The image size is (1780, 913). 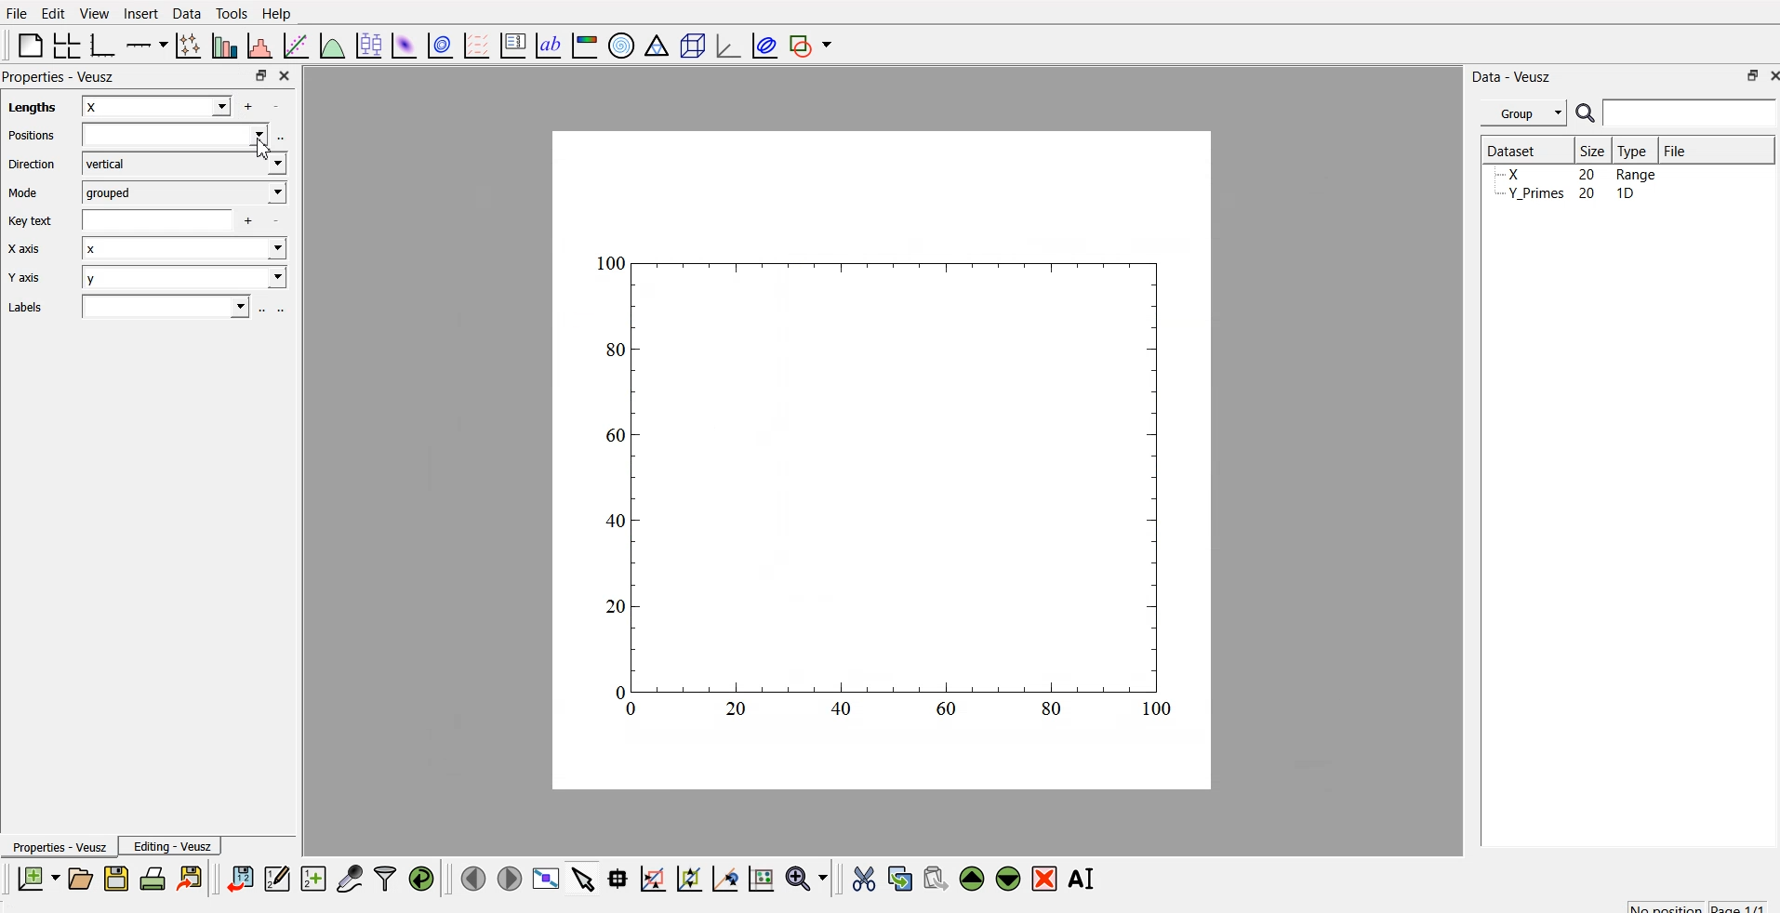 I want to click on text label, so click(x=546, y=46).